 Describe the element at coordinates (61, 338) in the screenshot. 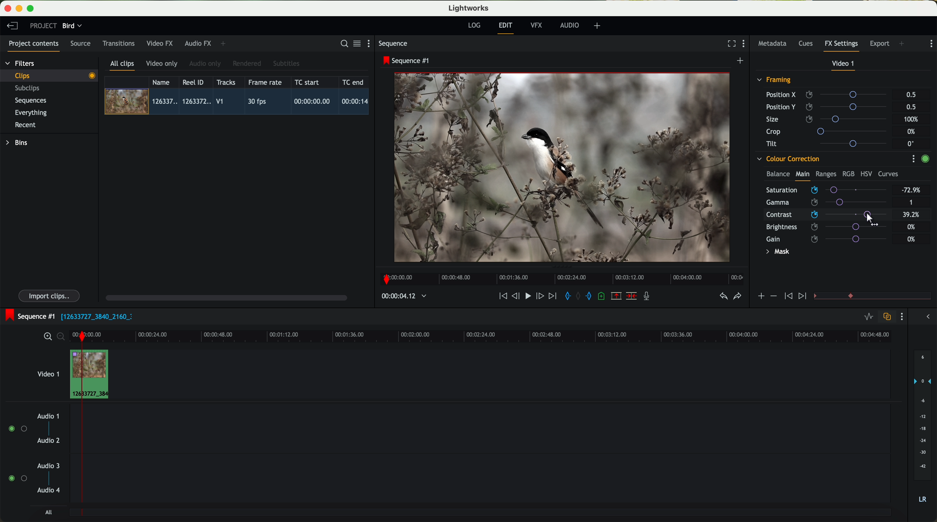

I see `zoom out` at that location.